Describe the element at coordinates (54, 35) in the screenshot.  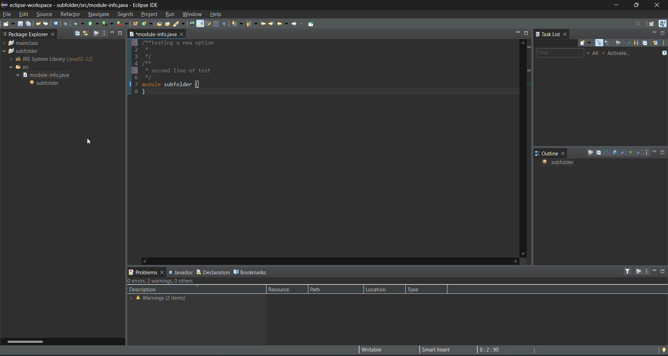
I see `close` at that location.